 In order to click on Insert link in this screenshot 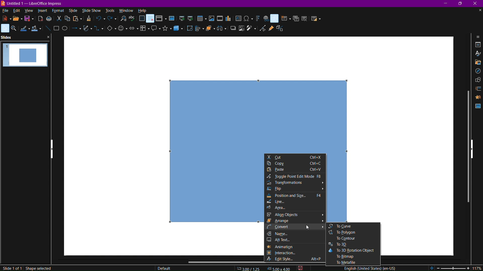, I will do `click(266, 19)`.